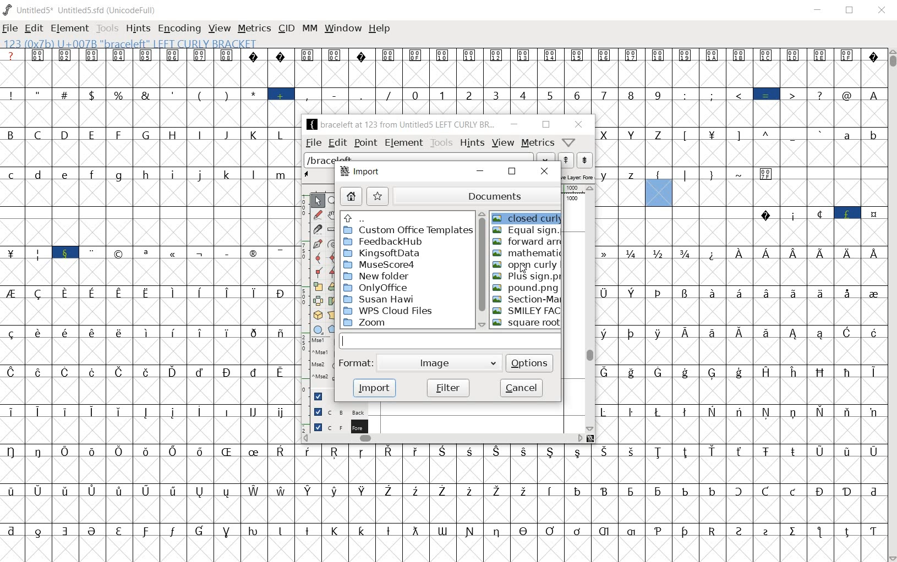 This screenshot has height=562, width=897. Describe the element at coordinates (333, 329) in the screenshot. I see `polygon or star` at that location.